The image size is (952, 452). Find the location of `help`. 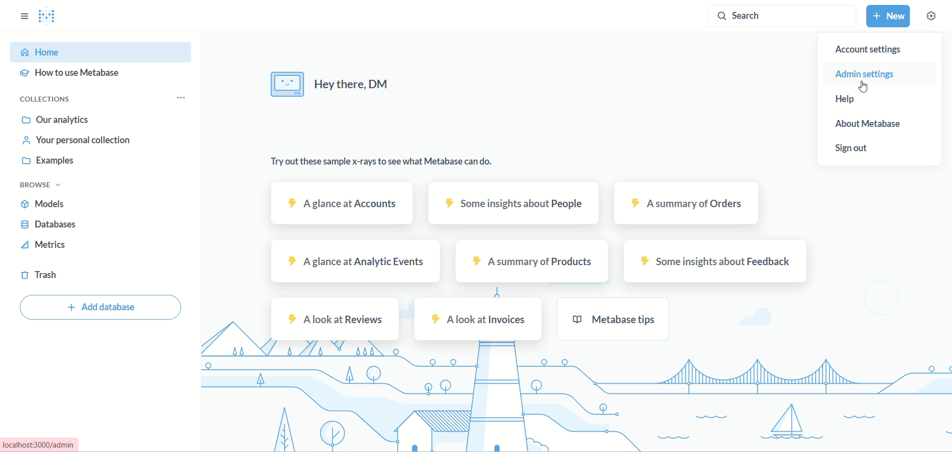

help is located at coordinates (847, 100).